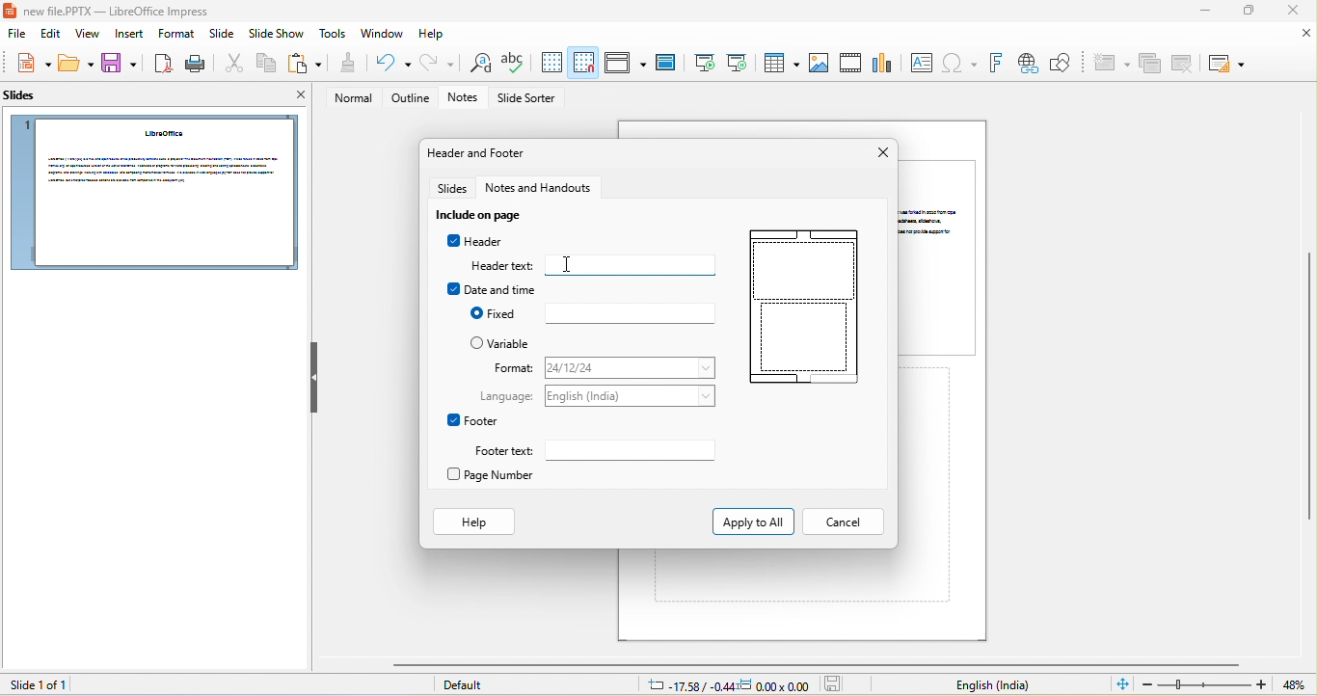 This screenshot has width=1317, height=696. What do you see at coordinates (1201, 13) in the screenshot?
I see `minimize` at bounding box center [1201, 13].